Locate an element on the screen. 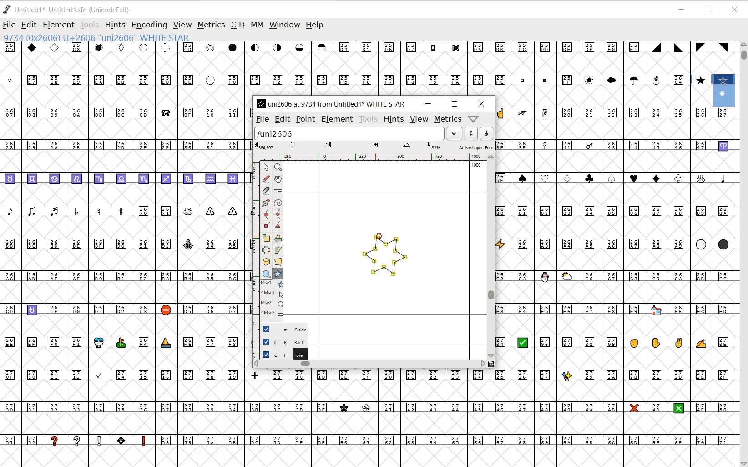 The height and width of the screenshot is (467, 748). CURSOR LOCATION is located at coordinates (378, 235).